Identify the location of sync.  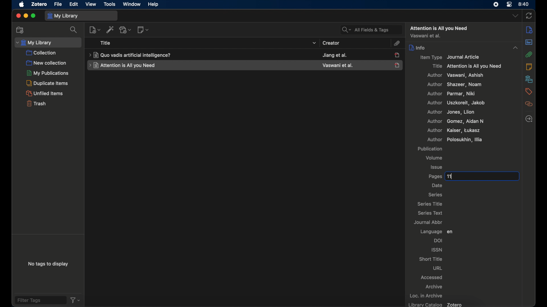
(530, 15).